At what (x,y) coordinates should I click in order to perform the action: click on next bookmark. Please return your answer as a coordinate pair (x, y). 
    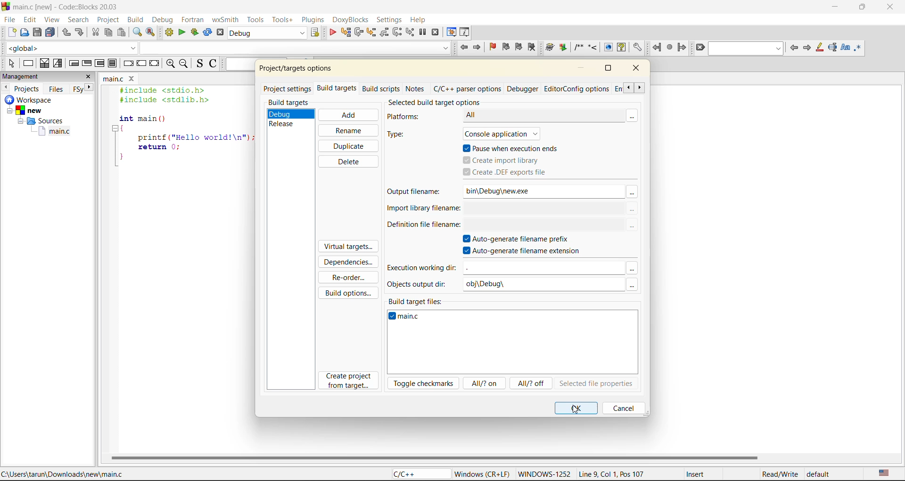
    Looking at the image, I should click on (518, 46).